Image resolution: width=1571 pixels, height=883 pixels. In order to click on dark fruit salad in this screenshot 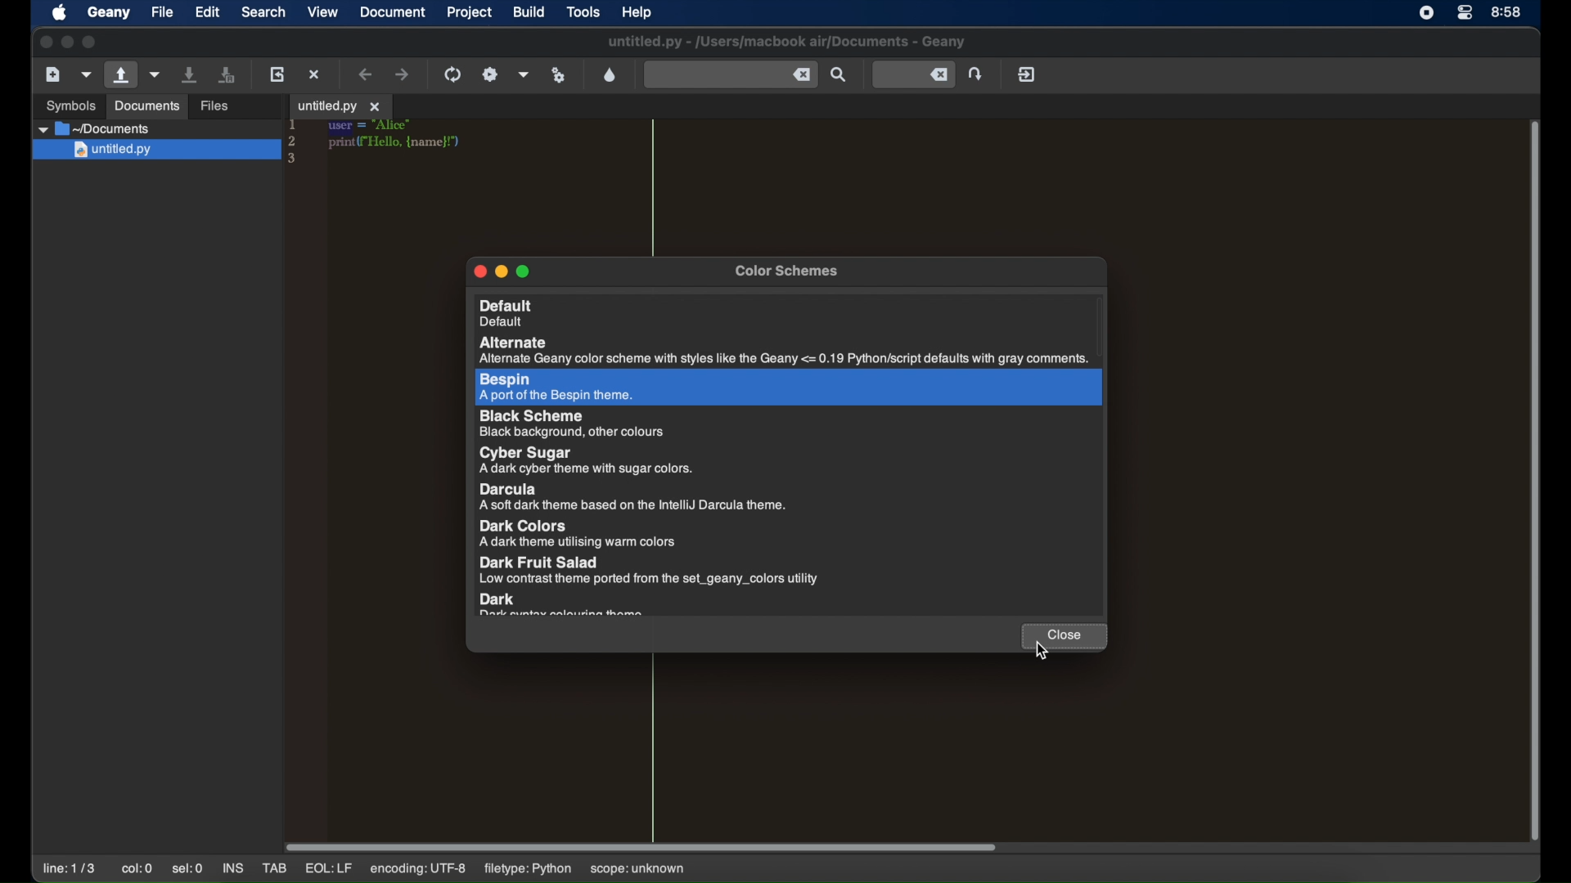, I will do `click(650, 571)`.